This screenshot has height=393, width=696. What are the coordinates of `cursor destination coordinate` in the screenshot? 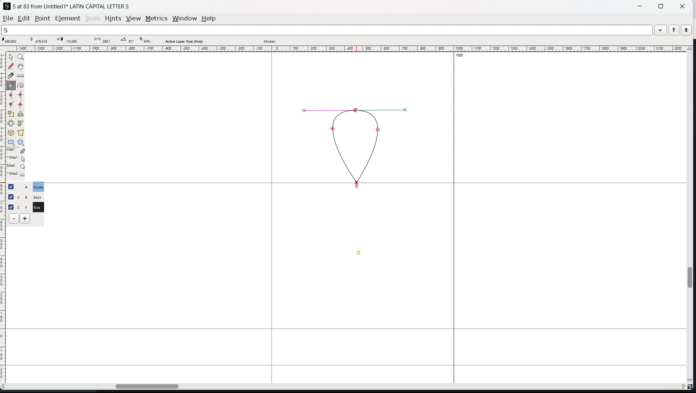 It's located at (69, 40).